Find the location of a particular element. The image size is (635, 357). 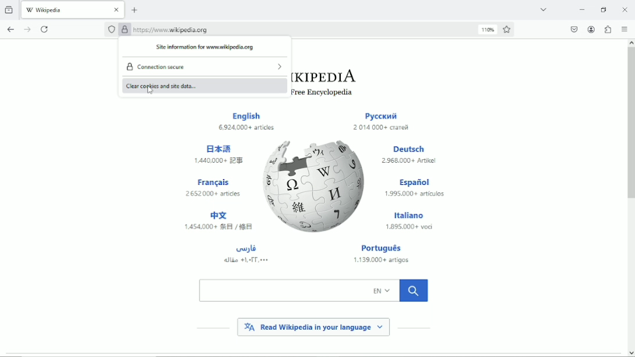

Italiano1895.000+ articles is located at coordinates (409, 219).